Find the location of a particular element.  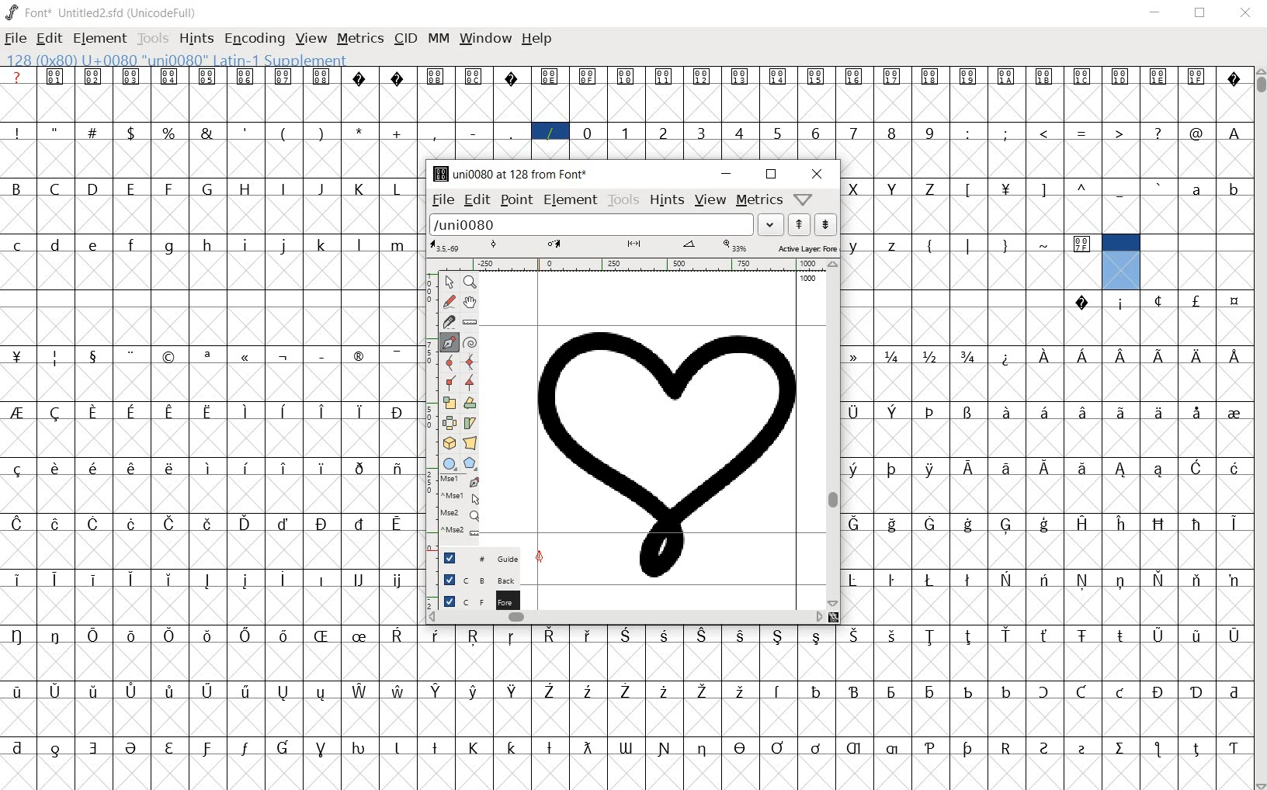

glyph is located at coordinates (168, 189).